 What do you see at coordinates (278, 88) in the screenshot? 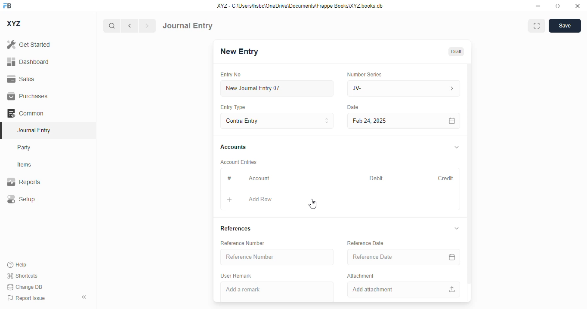
I see `new journal entry 07` at bounding box center [278, 88].